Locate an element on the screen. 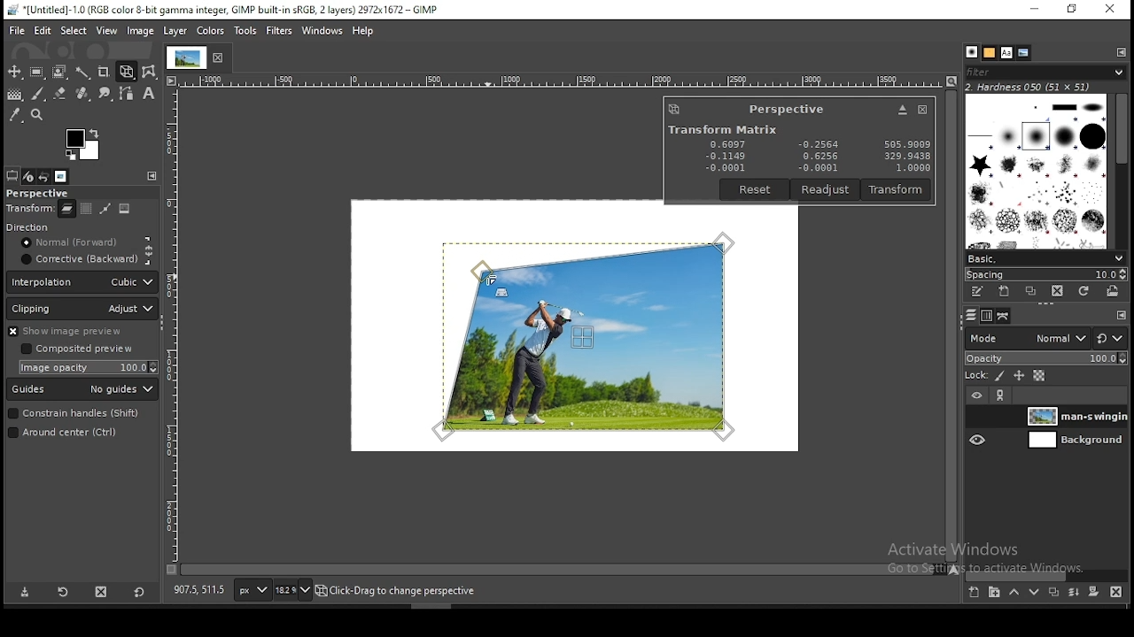  rectangular selection tool is located at coordinates (39, 73).